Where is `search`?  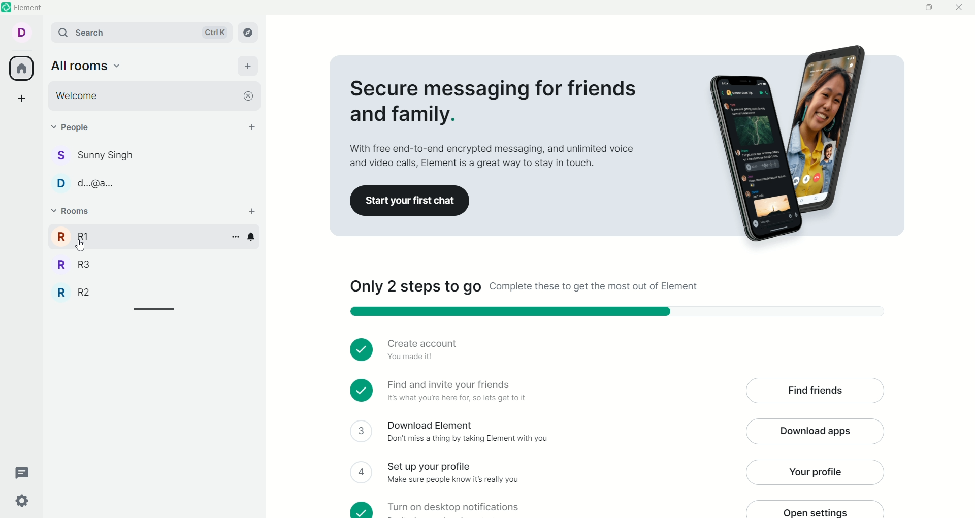
search is located at coordinates (143, 32).